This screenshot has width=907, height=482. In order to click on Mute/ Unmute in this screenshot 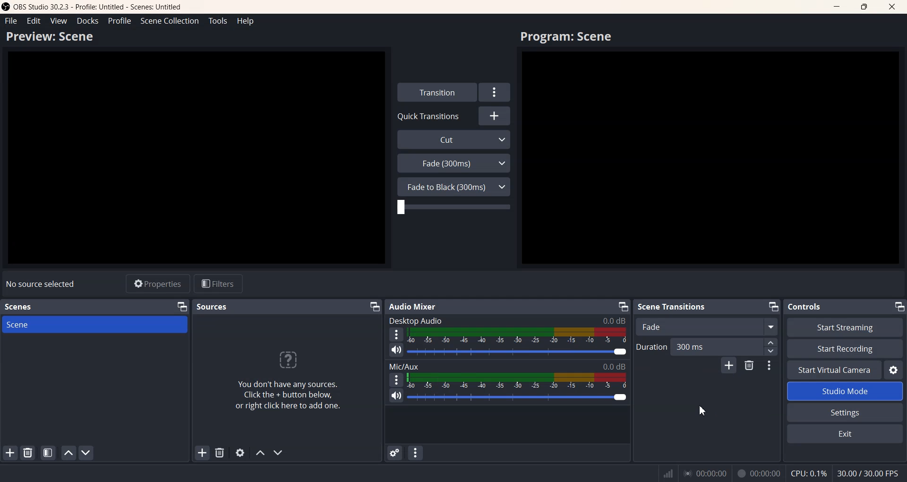, I will do `click(395, 396)`.